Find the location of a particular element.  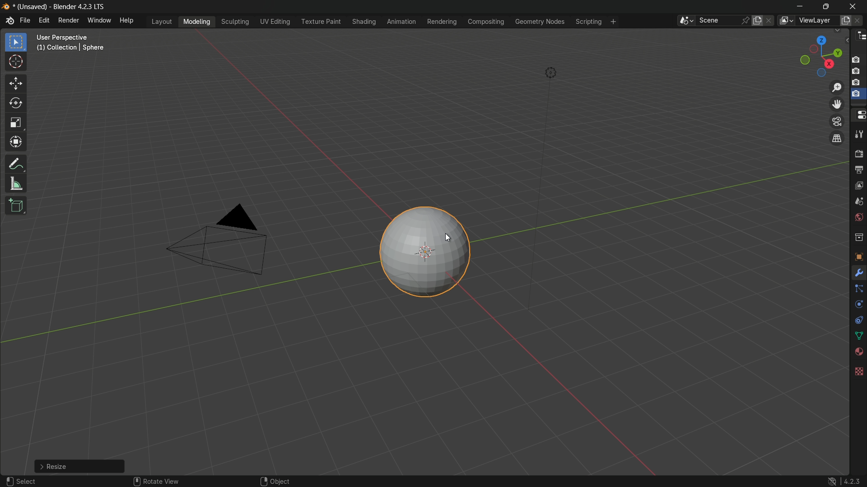

browse views is located at coordinates (786, 20).